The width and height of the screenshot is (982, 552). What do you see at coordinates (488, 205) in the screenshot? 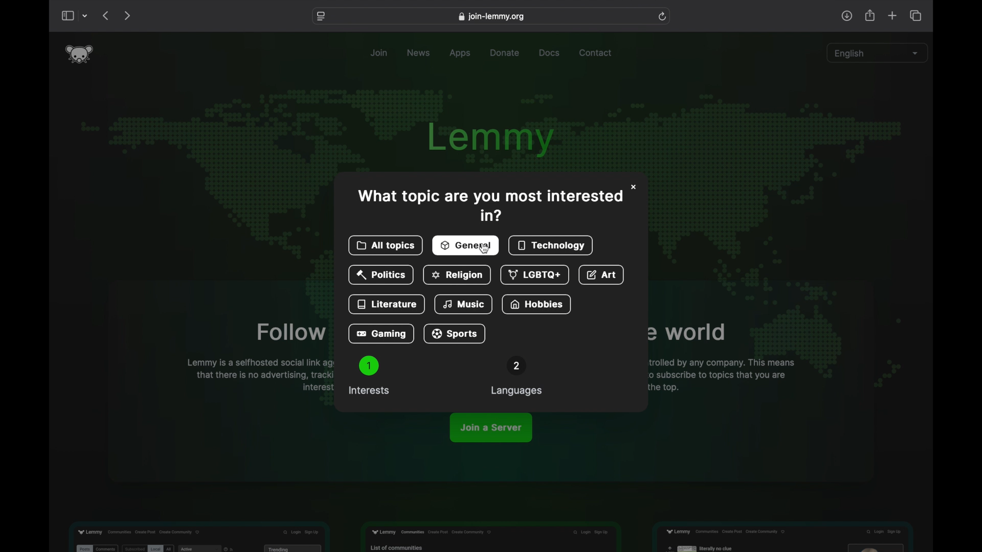
I see `what topic are you most interested in?` at bounding box center [488, 205].